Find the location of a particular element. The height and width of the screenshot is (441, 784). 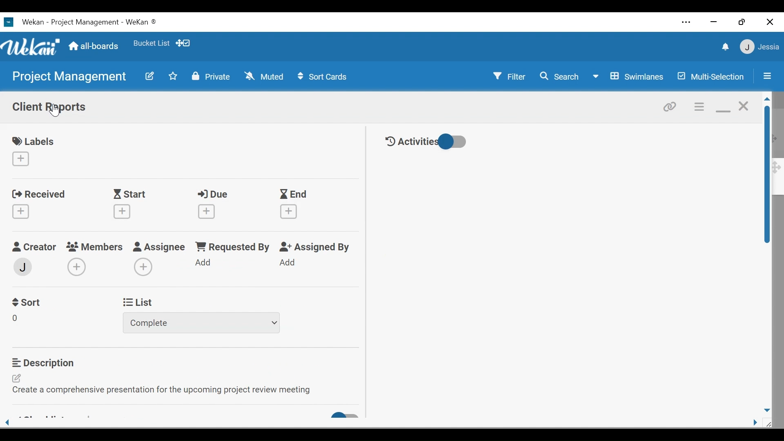

Wekan Desktop icon is located at coordinates (24, 22).